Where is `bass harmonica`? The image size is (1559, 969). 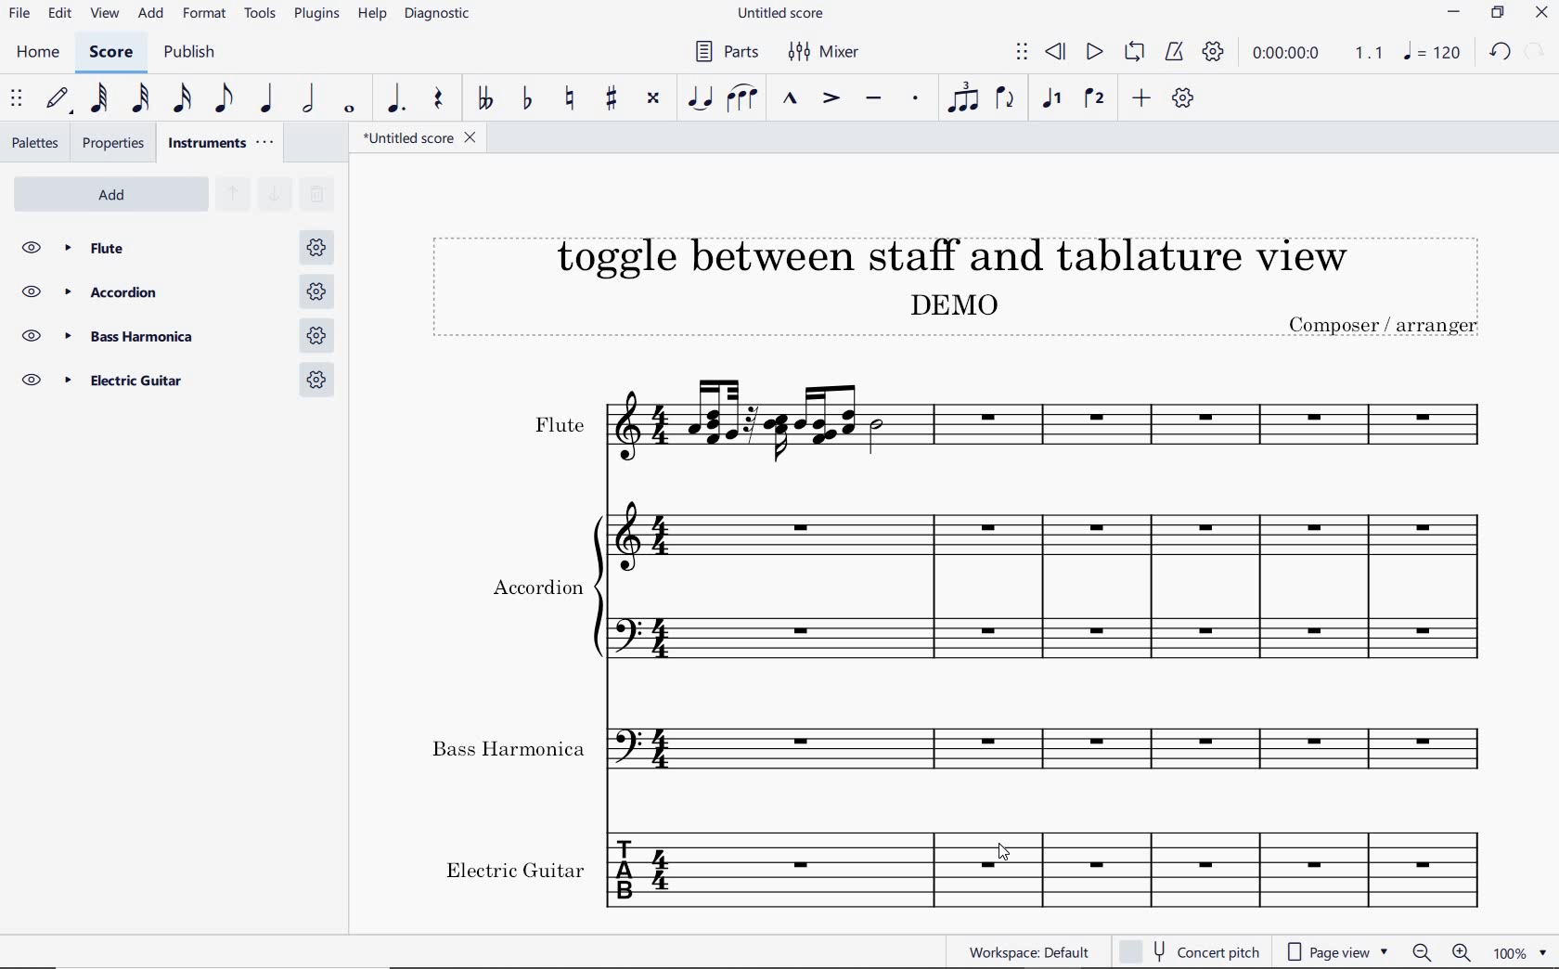
bass harmonica is located at coordinates (177, 336).